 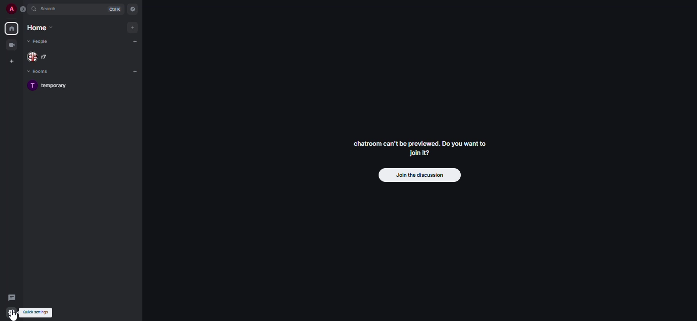 I want to click on ctrl K, so click(x=112, y=9).